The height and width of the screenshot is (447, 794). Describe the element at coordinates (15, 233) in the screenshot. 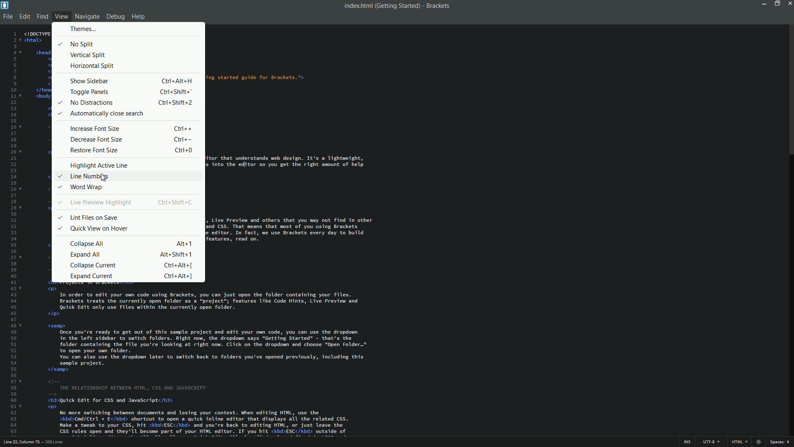

I see `Numbering line` at that location.